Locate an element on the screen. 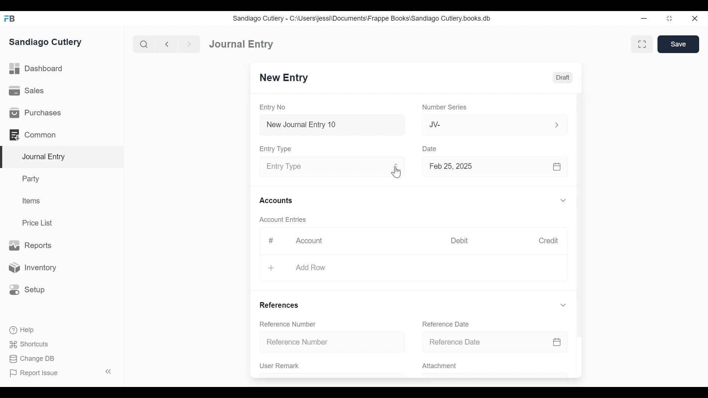 Image resolution: width=708 pixels, height=398 pixels. Cursor is located at coordinates (397, 172).